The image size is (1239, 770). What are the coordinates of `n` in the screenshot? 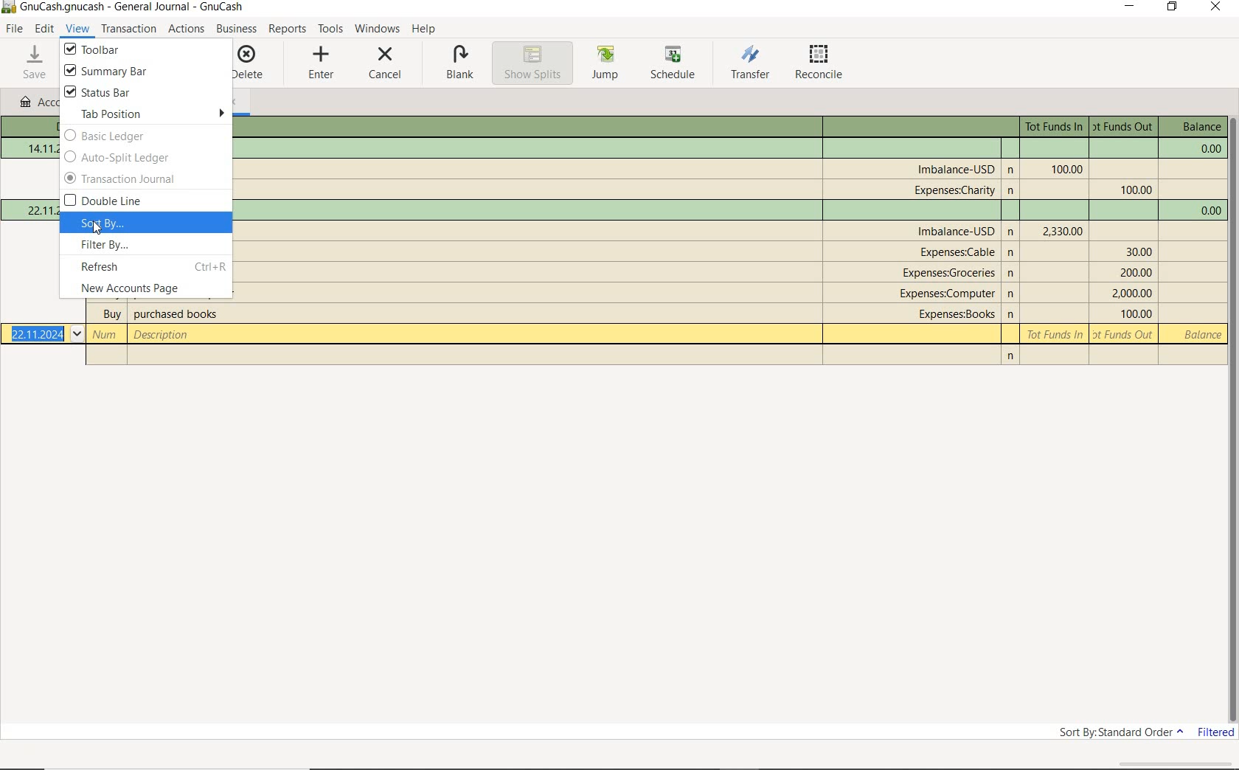 It's located at (1013, 192).